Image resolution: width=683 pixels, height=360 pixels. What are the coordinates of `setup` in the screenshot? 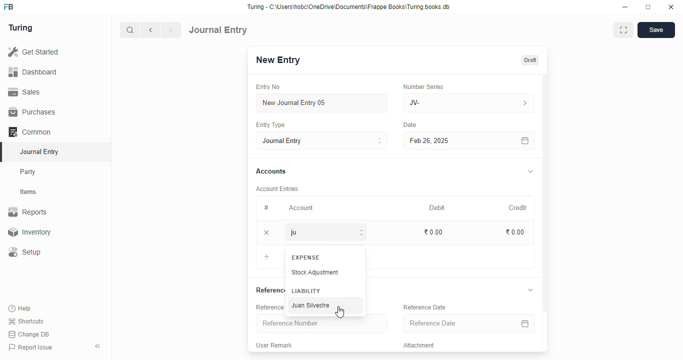 It's located at (25, 252).